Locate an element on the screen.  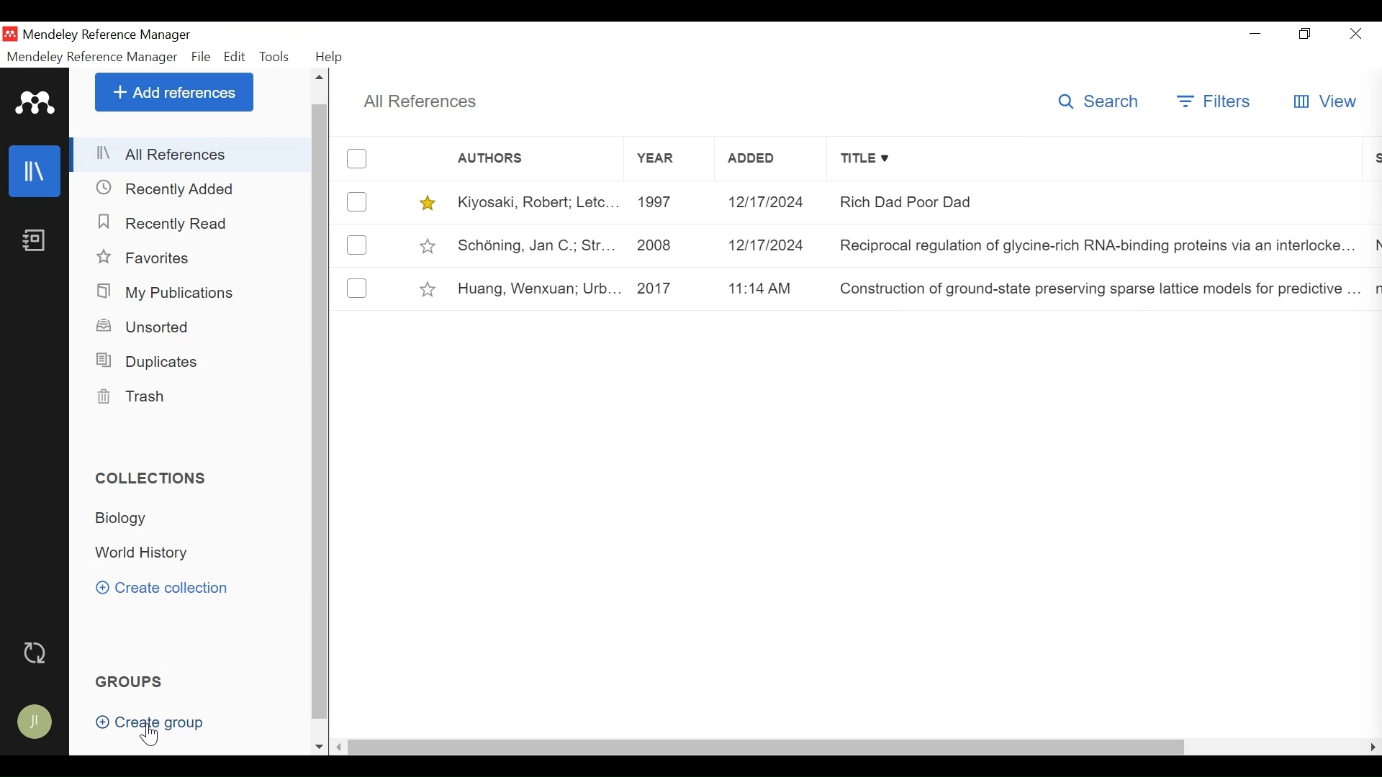
12/17/2024 is located at coordinates (771, 244).